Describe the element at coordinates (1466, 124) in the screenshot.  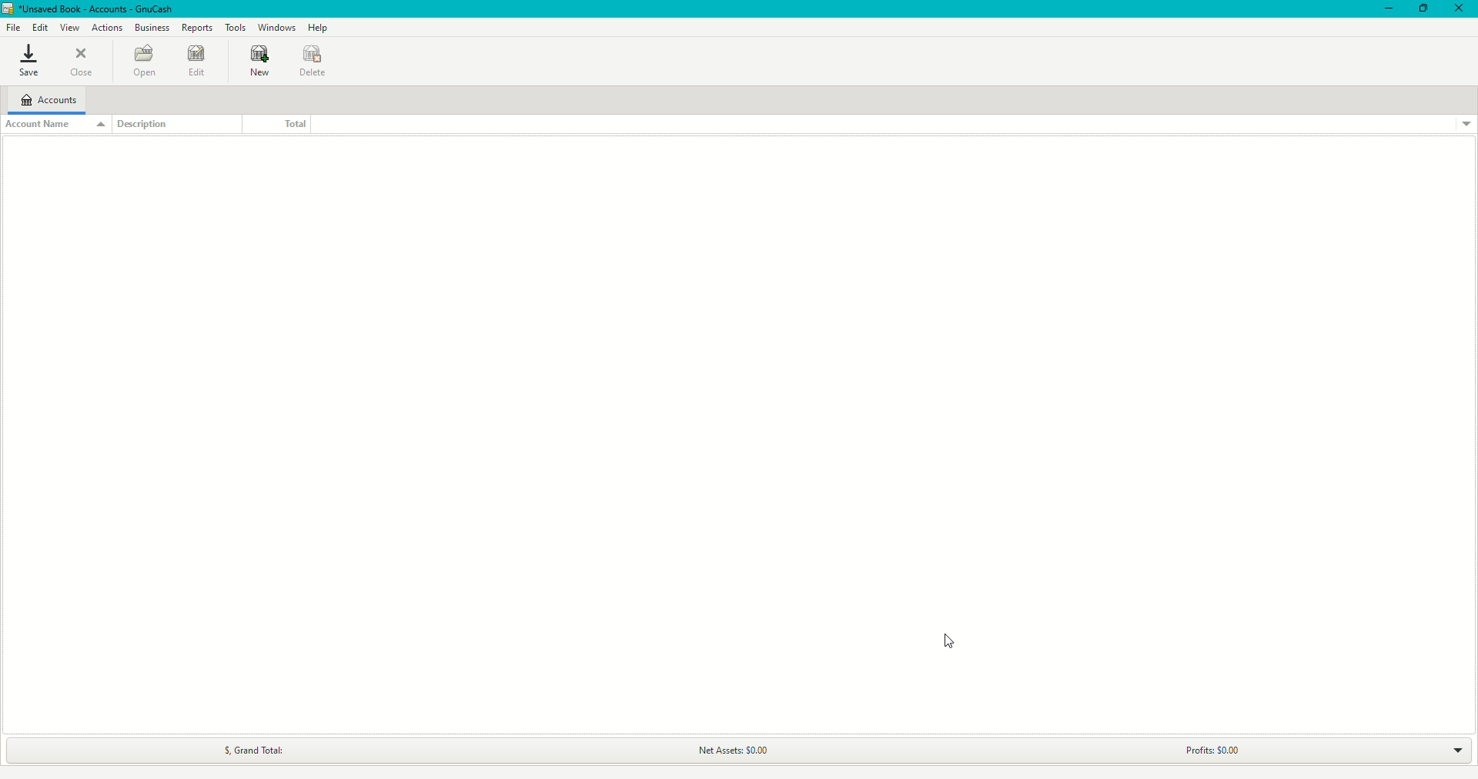
I see `Drop down` at that location.